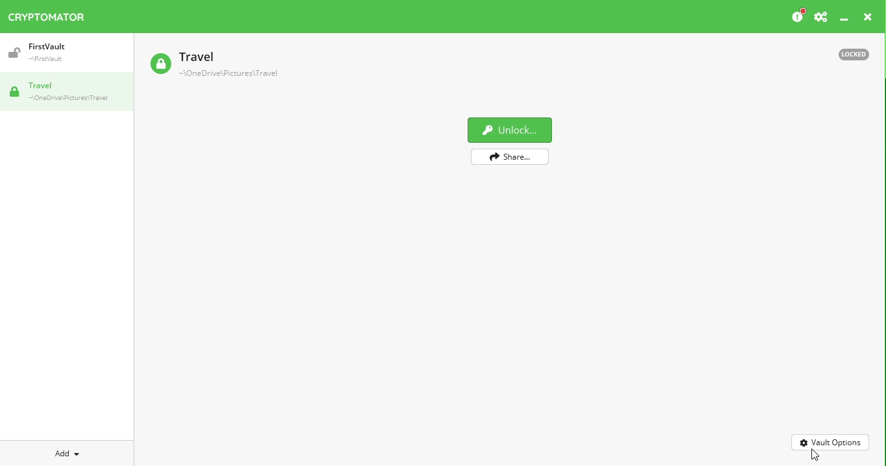 This screenshot has height=466, width=886. I want to click on Add new vault, so click(62, 454).